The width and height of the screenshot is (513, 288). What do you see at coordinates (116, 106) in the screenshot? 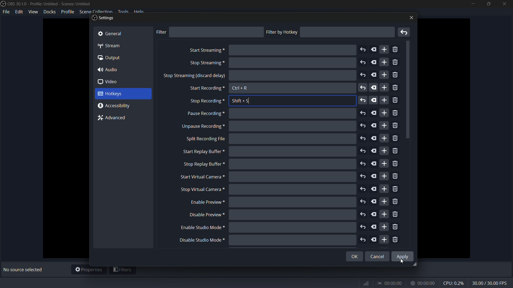
I see `@ Accessibility` at bounding box center [116, 106].